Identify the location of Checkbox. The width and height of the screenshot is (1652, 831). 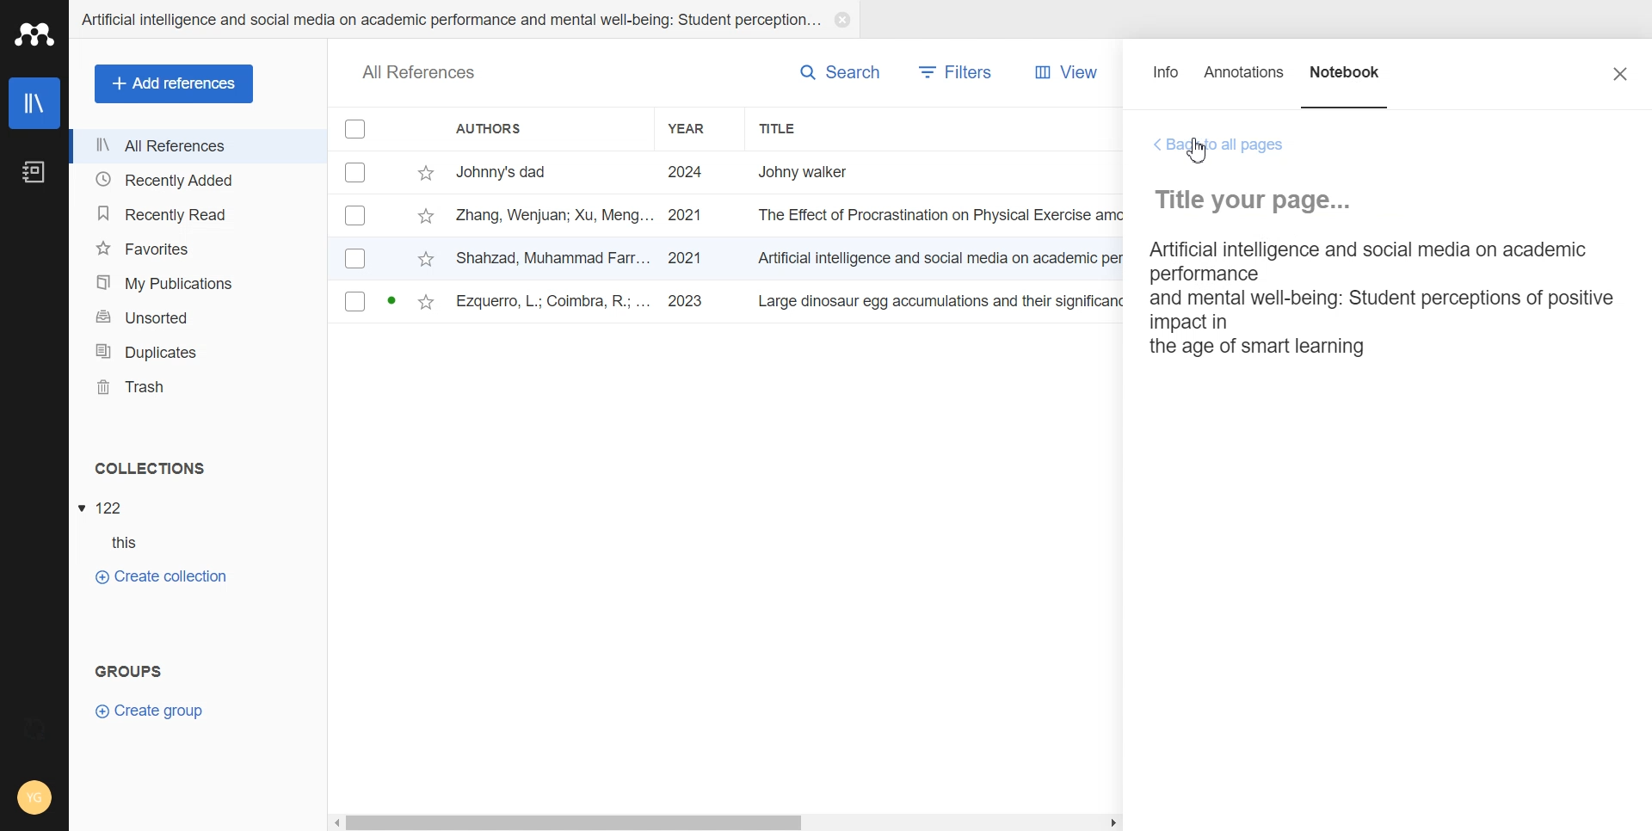
(357, 128).